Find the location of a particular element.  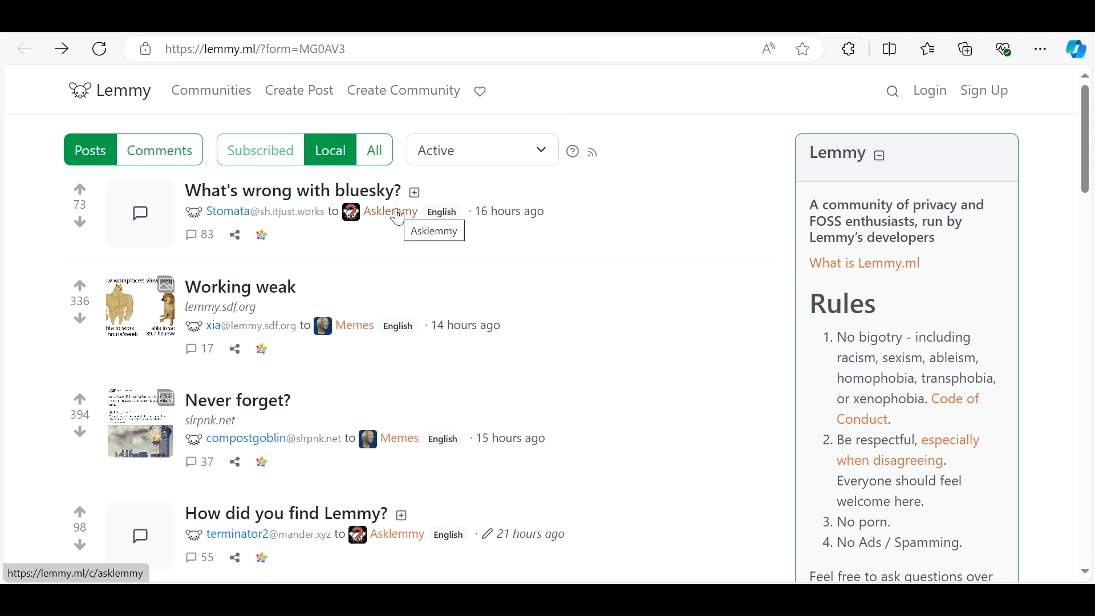

Sorting help is located at coordinates (573, 151).